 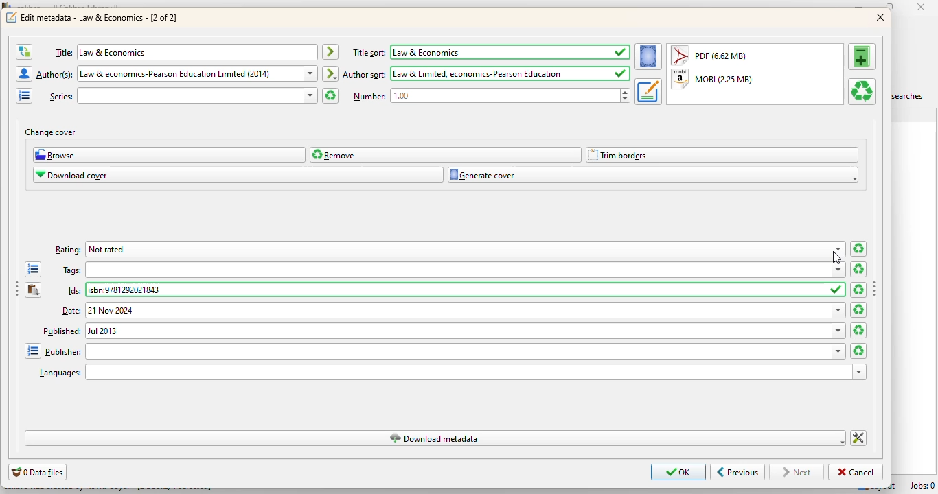 I want to click on trim borders, so click(x=723, y=155).